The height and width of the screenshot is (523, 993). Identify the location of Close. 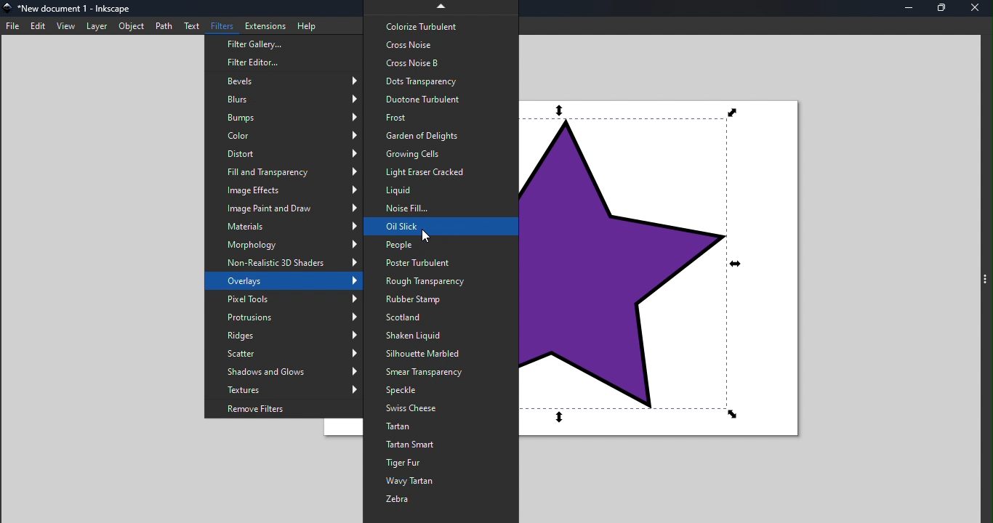
(976, 10).